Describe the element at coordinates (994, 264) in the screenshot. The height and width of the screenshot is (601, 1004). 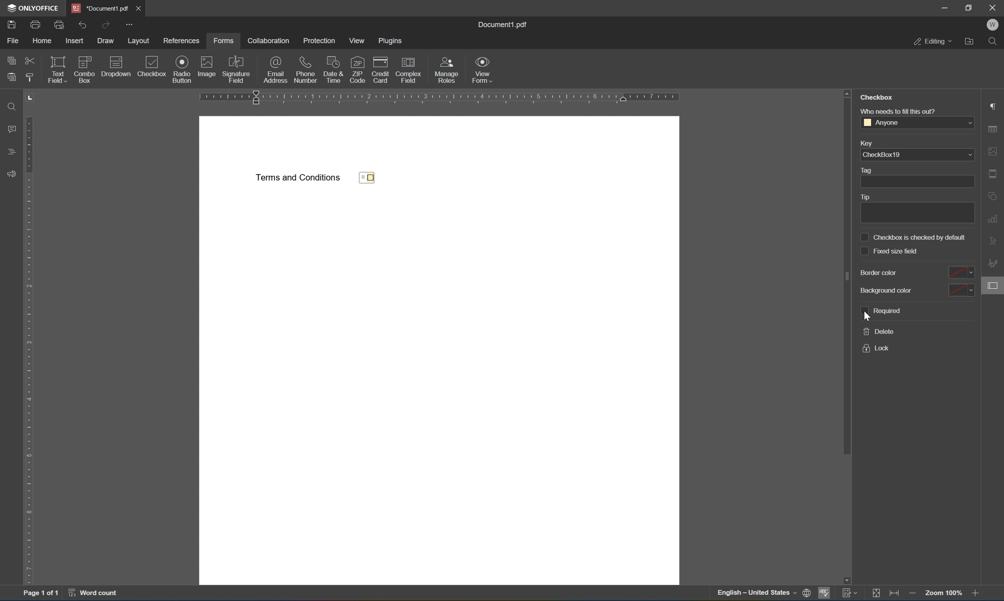
I see `signature settings` at that location.